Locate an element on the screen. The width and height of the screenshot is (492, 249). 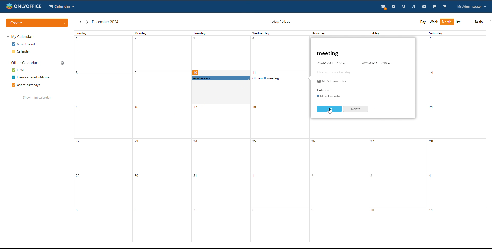
calender is located at coordinates (325, 90).